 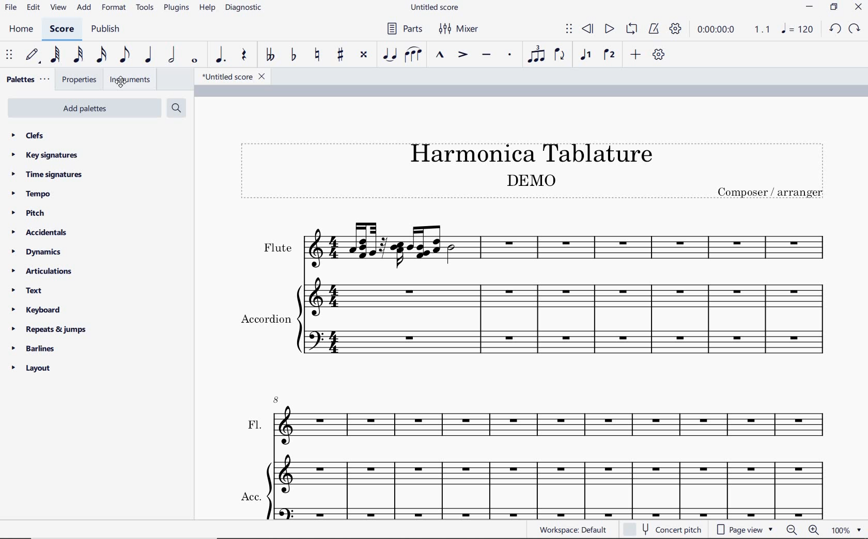 What do you see at coordinates (46, 156) in the screenshot?
I see `key signatures` at bounding box center [46, 156].